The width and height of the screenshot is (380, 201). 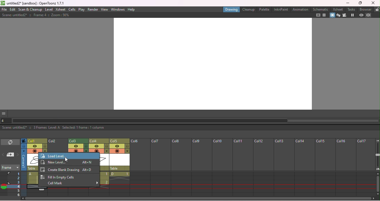 I want to click on Preview visibility toggl, so click(x=76, y=146).